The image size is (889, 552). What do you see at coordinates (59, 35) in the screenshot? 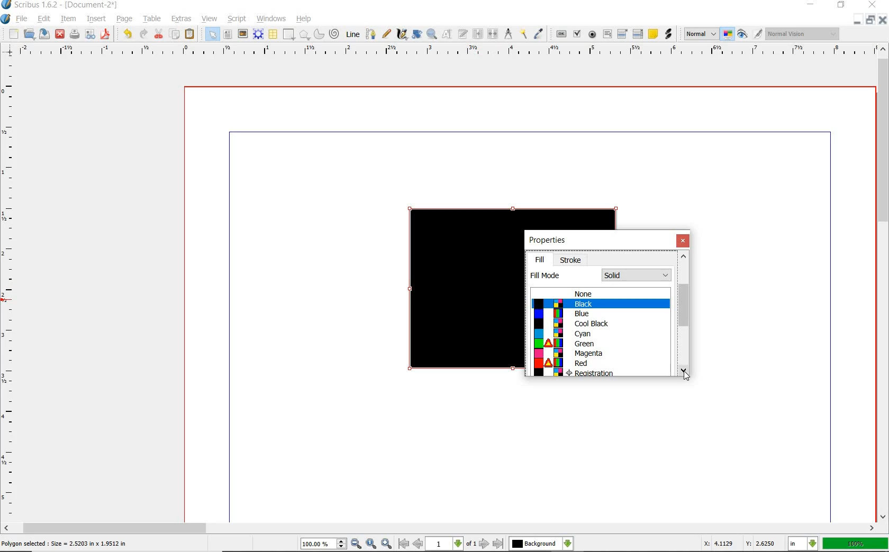
I see `close` at bounding box center [59, 35].